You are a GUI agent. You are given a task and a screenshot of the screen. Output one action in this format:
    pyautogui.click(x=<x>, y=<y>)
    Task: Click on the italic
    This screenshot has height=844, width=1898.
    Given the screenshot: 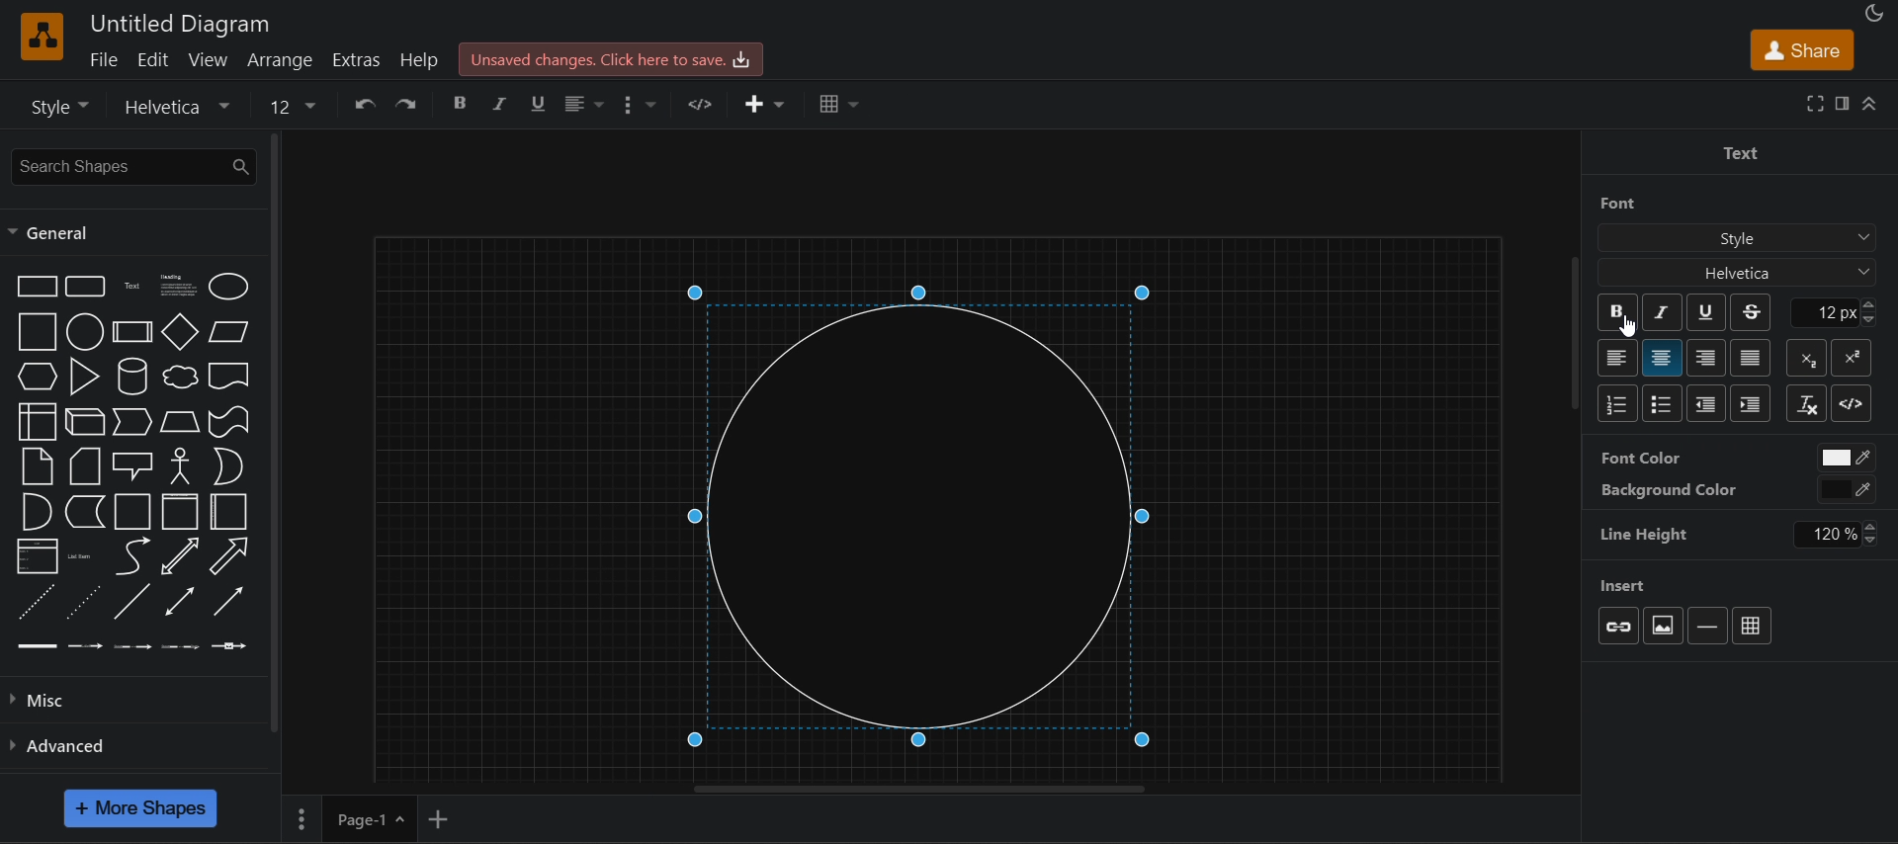 What is the action you would take?
    pyautogui.click(x=501, y=103)
    